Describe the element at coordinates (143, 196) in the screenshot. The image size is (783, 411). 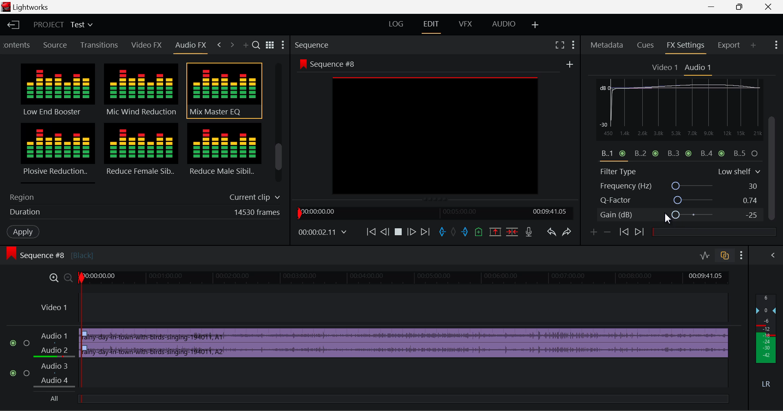
I see `Region` at that location.